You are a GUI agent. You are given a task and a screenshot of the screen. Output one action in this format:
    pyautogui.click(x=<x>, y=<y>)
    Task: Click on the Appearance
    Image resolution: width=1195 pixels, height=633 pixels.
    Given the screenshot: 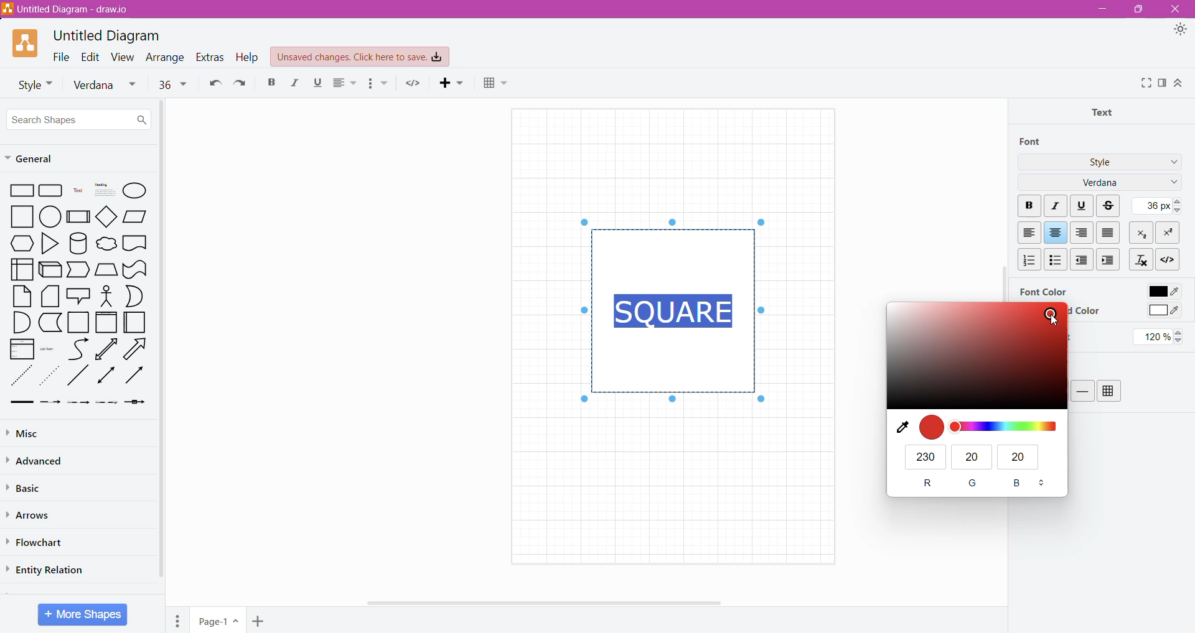 What is the action you would take?
    pyautogui.click(x=1180, y=30)
    